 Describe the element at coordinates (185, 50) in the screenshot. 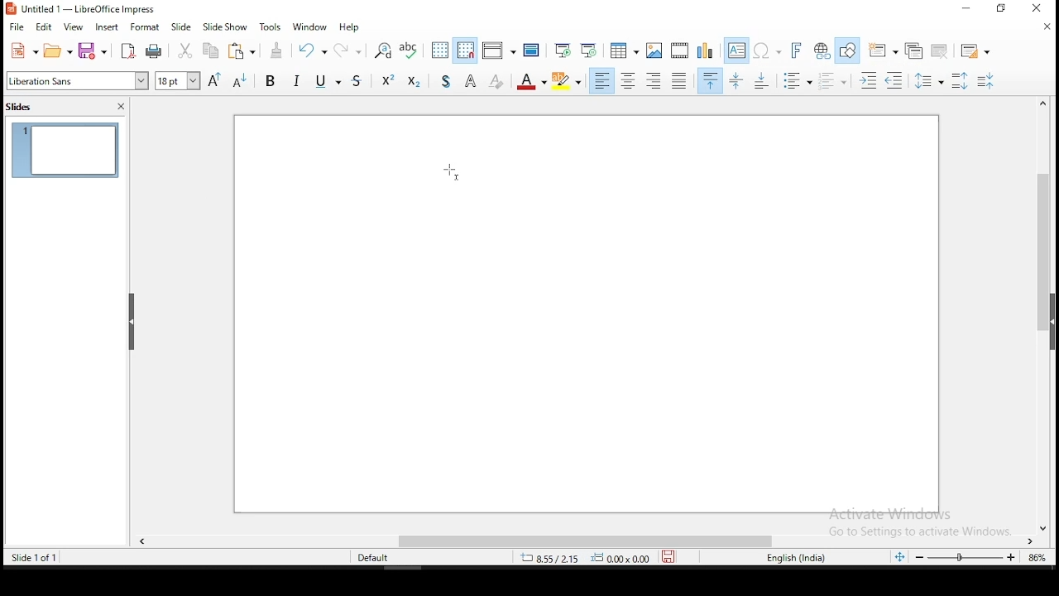

I see `cut` at that location.